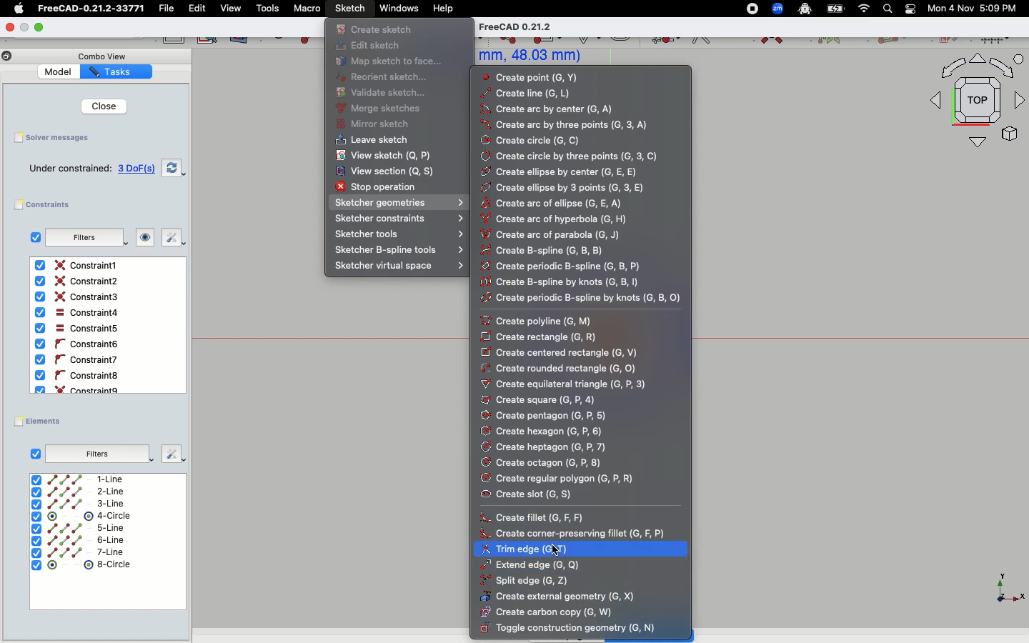  What do you see at coordinates (527, 494) in the screenshot?
I see `Create slot` at bounding box center [527, 494].